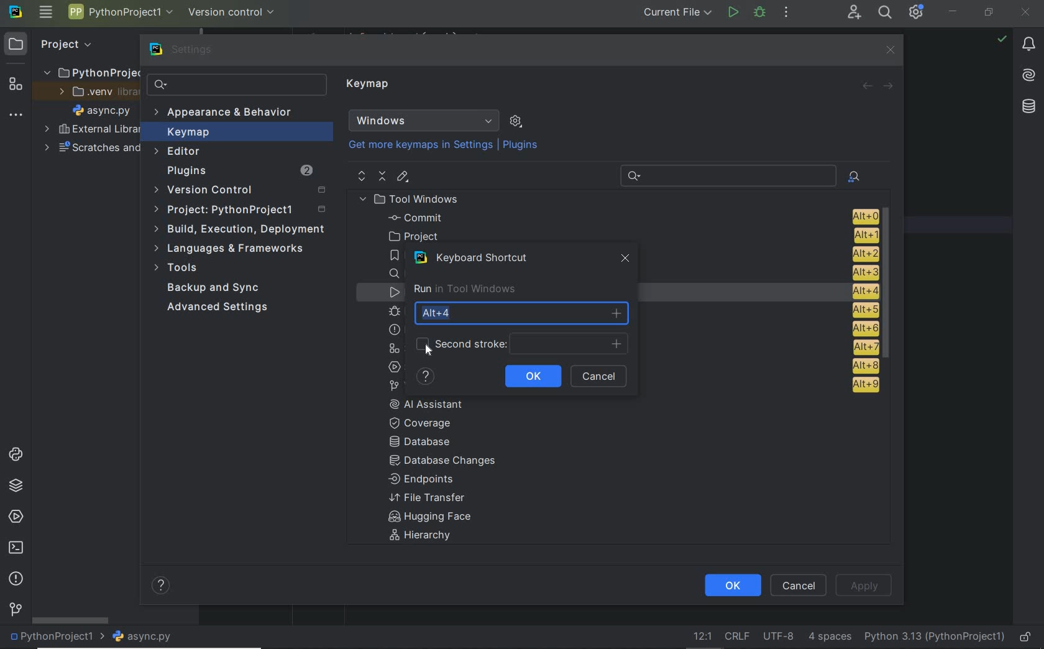 This screenshot has height=649, width=1044. I want to click on Debug, so click(760, 13).